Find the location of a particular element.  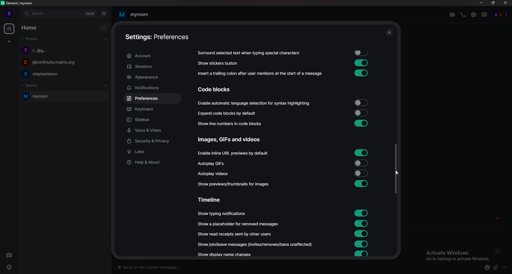

show read rceipts send by other users is located at coordinates (235, 234).